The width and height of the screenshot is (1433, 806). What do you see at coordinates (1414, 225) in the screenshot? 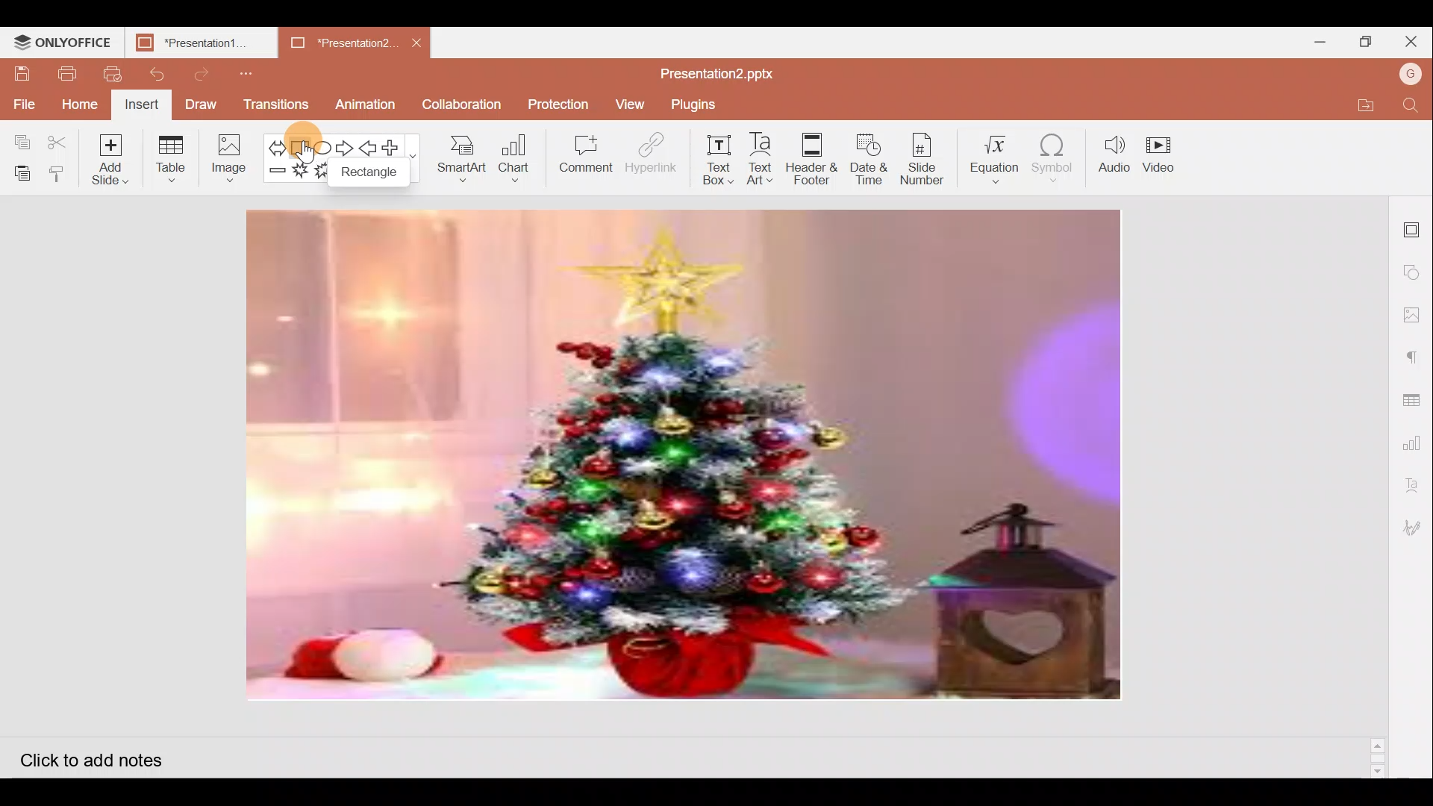
I see `Slide settings` at bounding box center [1414, 225].